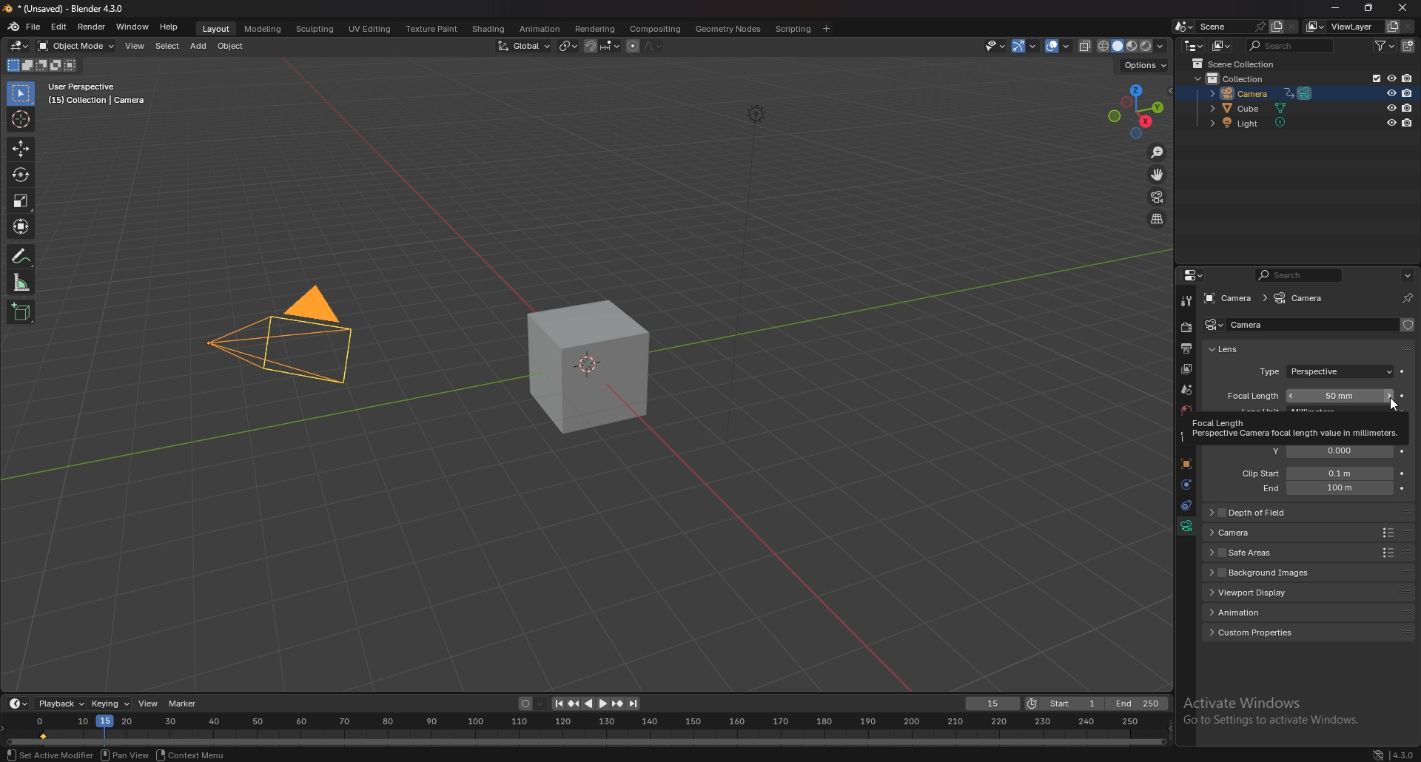  I want to click on compositing, so click(656, 29).